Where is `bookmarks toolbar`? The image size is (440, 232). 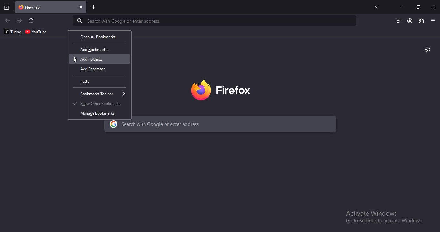
bookmarks toolbar is located at coordinates (104, 94).